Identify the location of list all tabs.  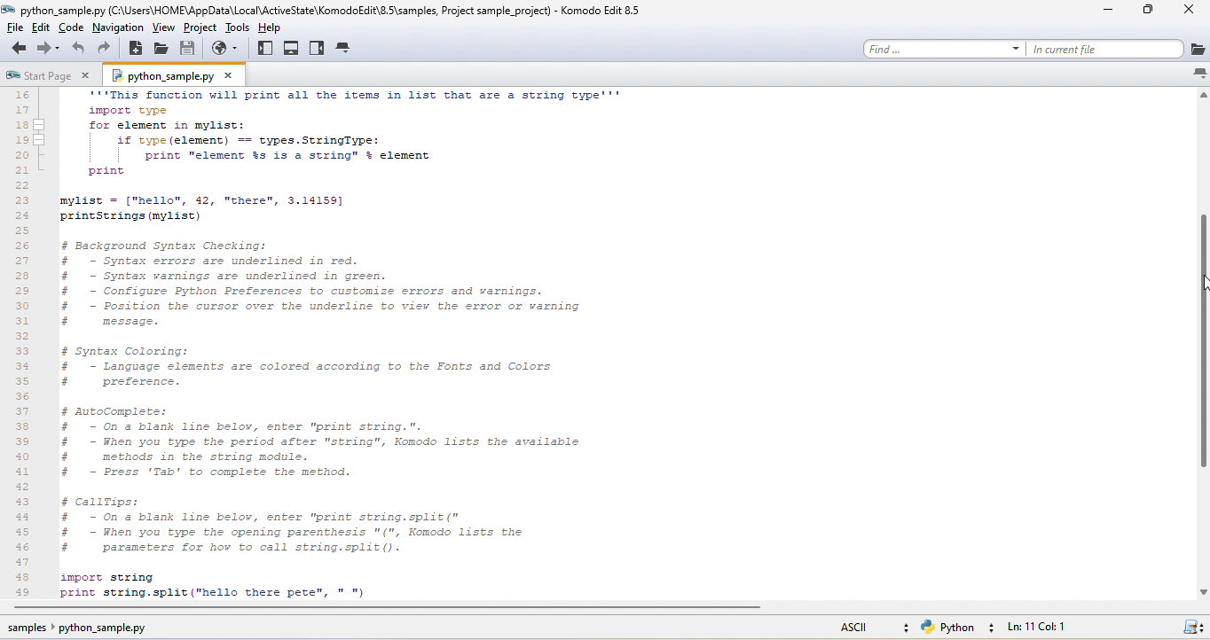
(1198, 74).